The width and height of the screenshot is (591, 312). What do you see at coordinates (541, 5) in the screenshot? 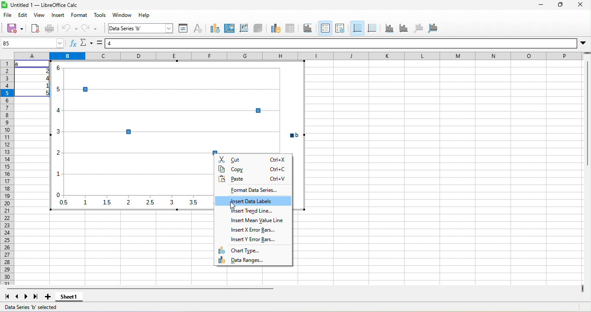
I see `minimize` at bounding box center [541, 5].